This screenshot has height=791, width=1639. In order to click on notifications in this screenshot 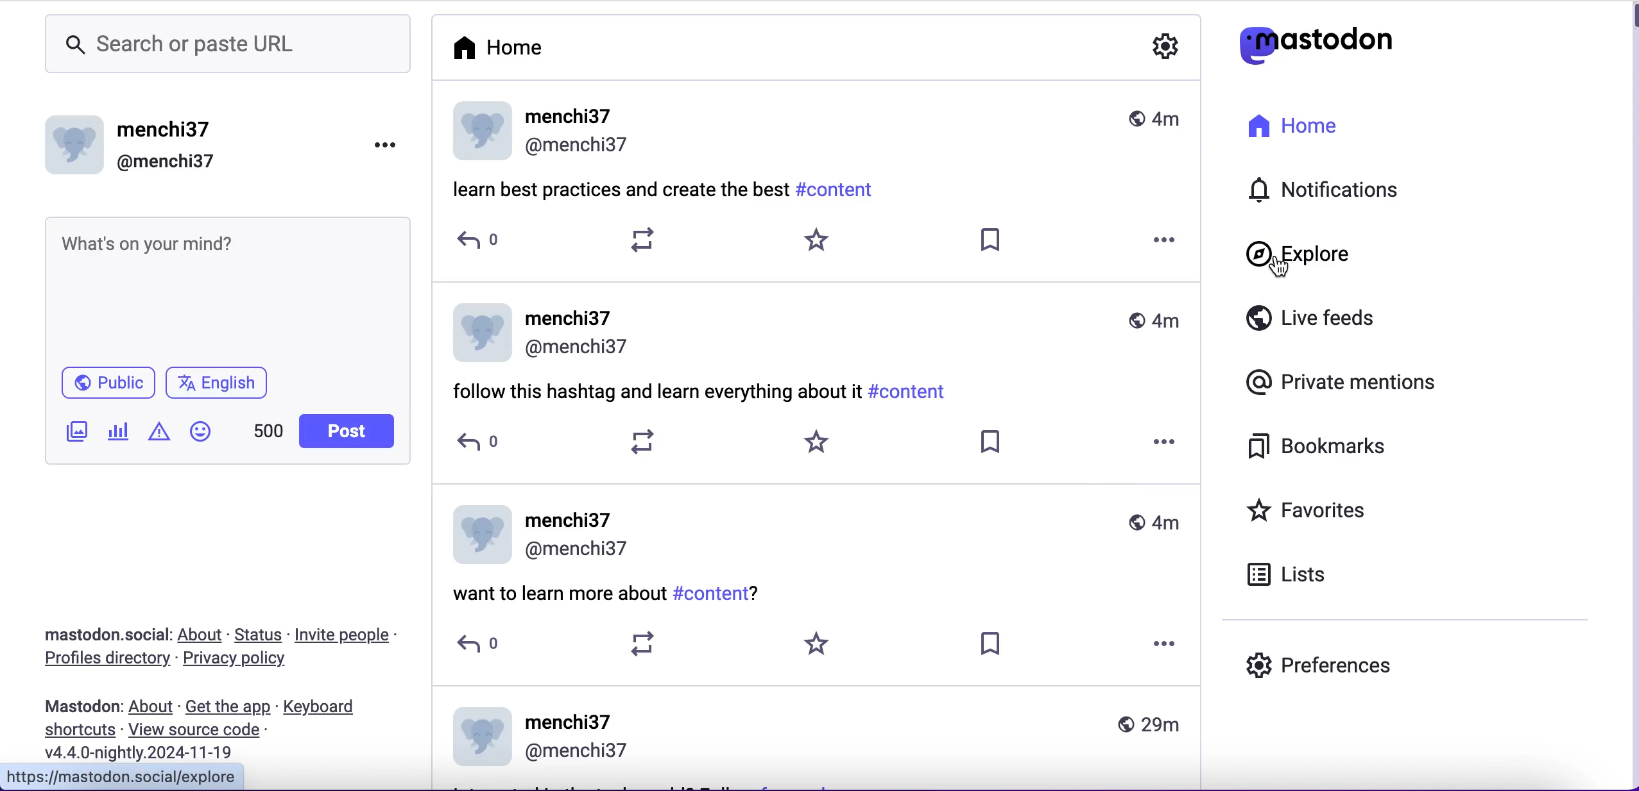, I will do `click(1333, 192)`.